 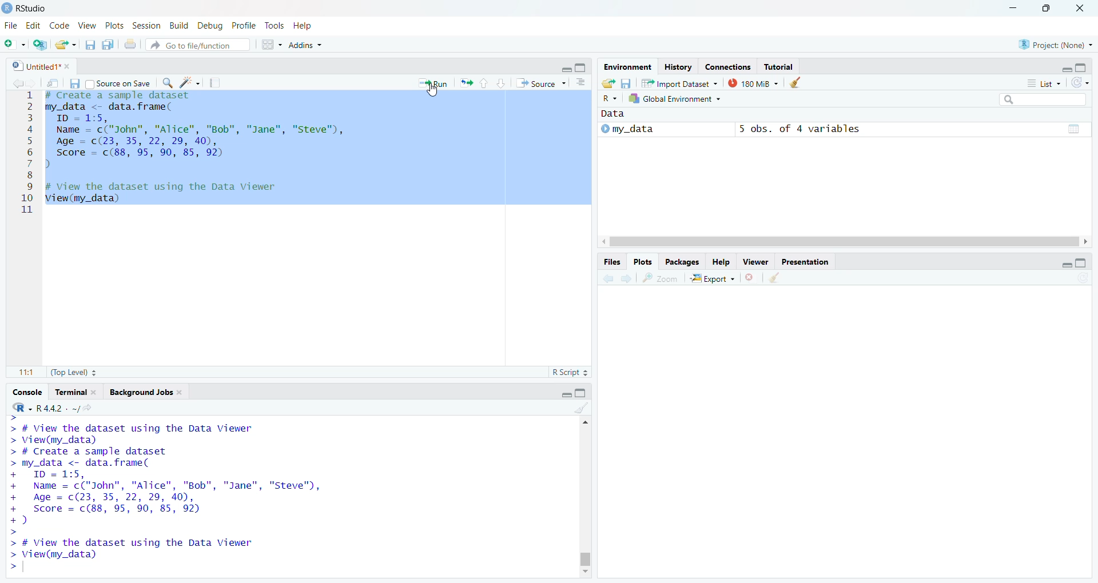 I want to click on minimize, so click(x=1065, y=70).